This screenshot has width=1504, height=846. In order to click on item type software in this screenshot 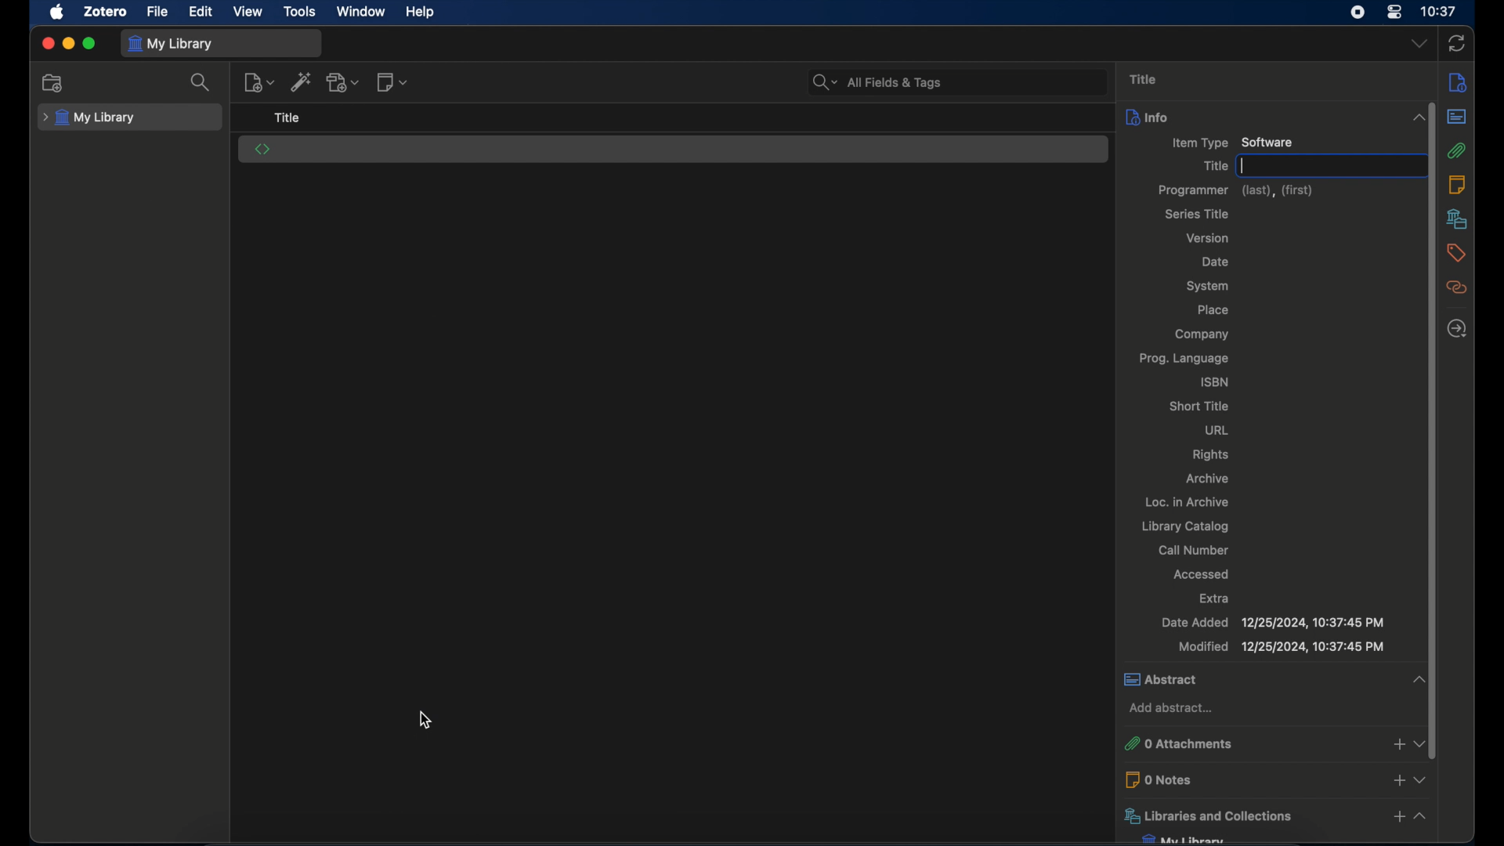, I will do `click(1231, 142)`.